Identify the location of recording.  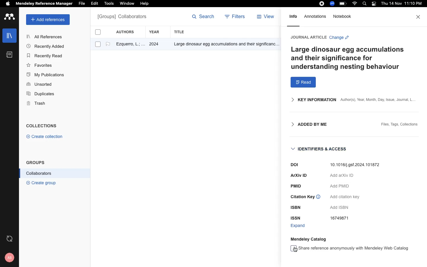
(321, 4).